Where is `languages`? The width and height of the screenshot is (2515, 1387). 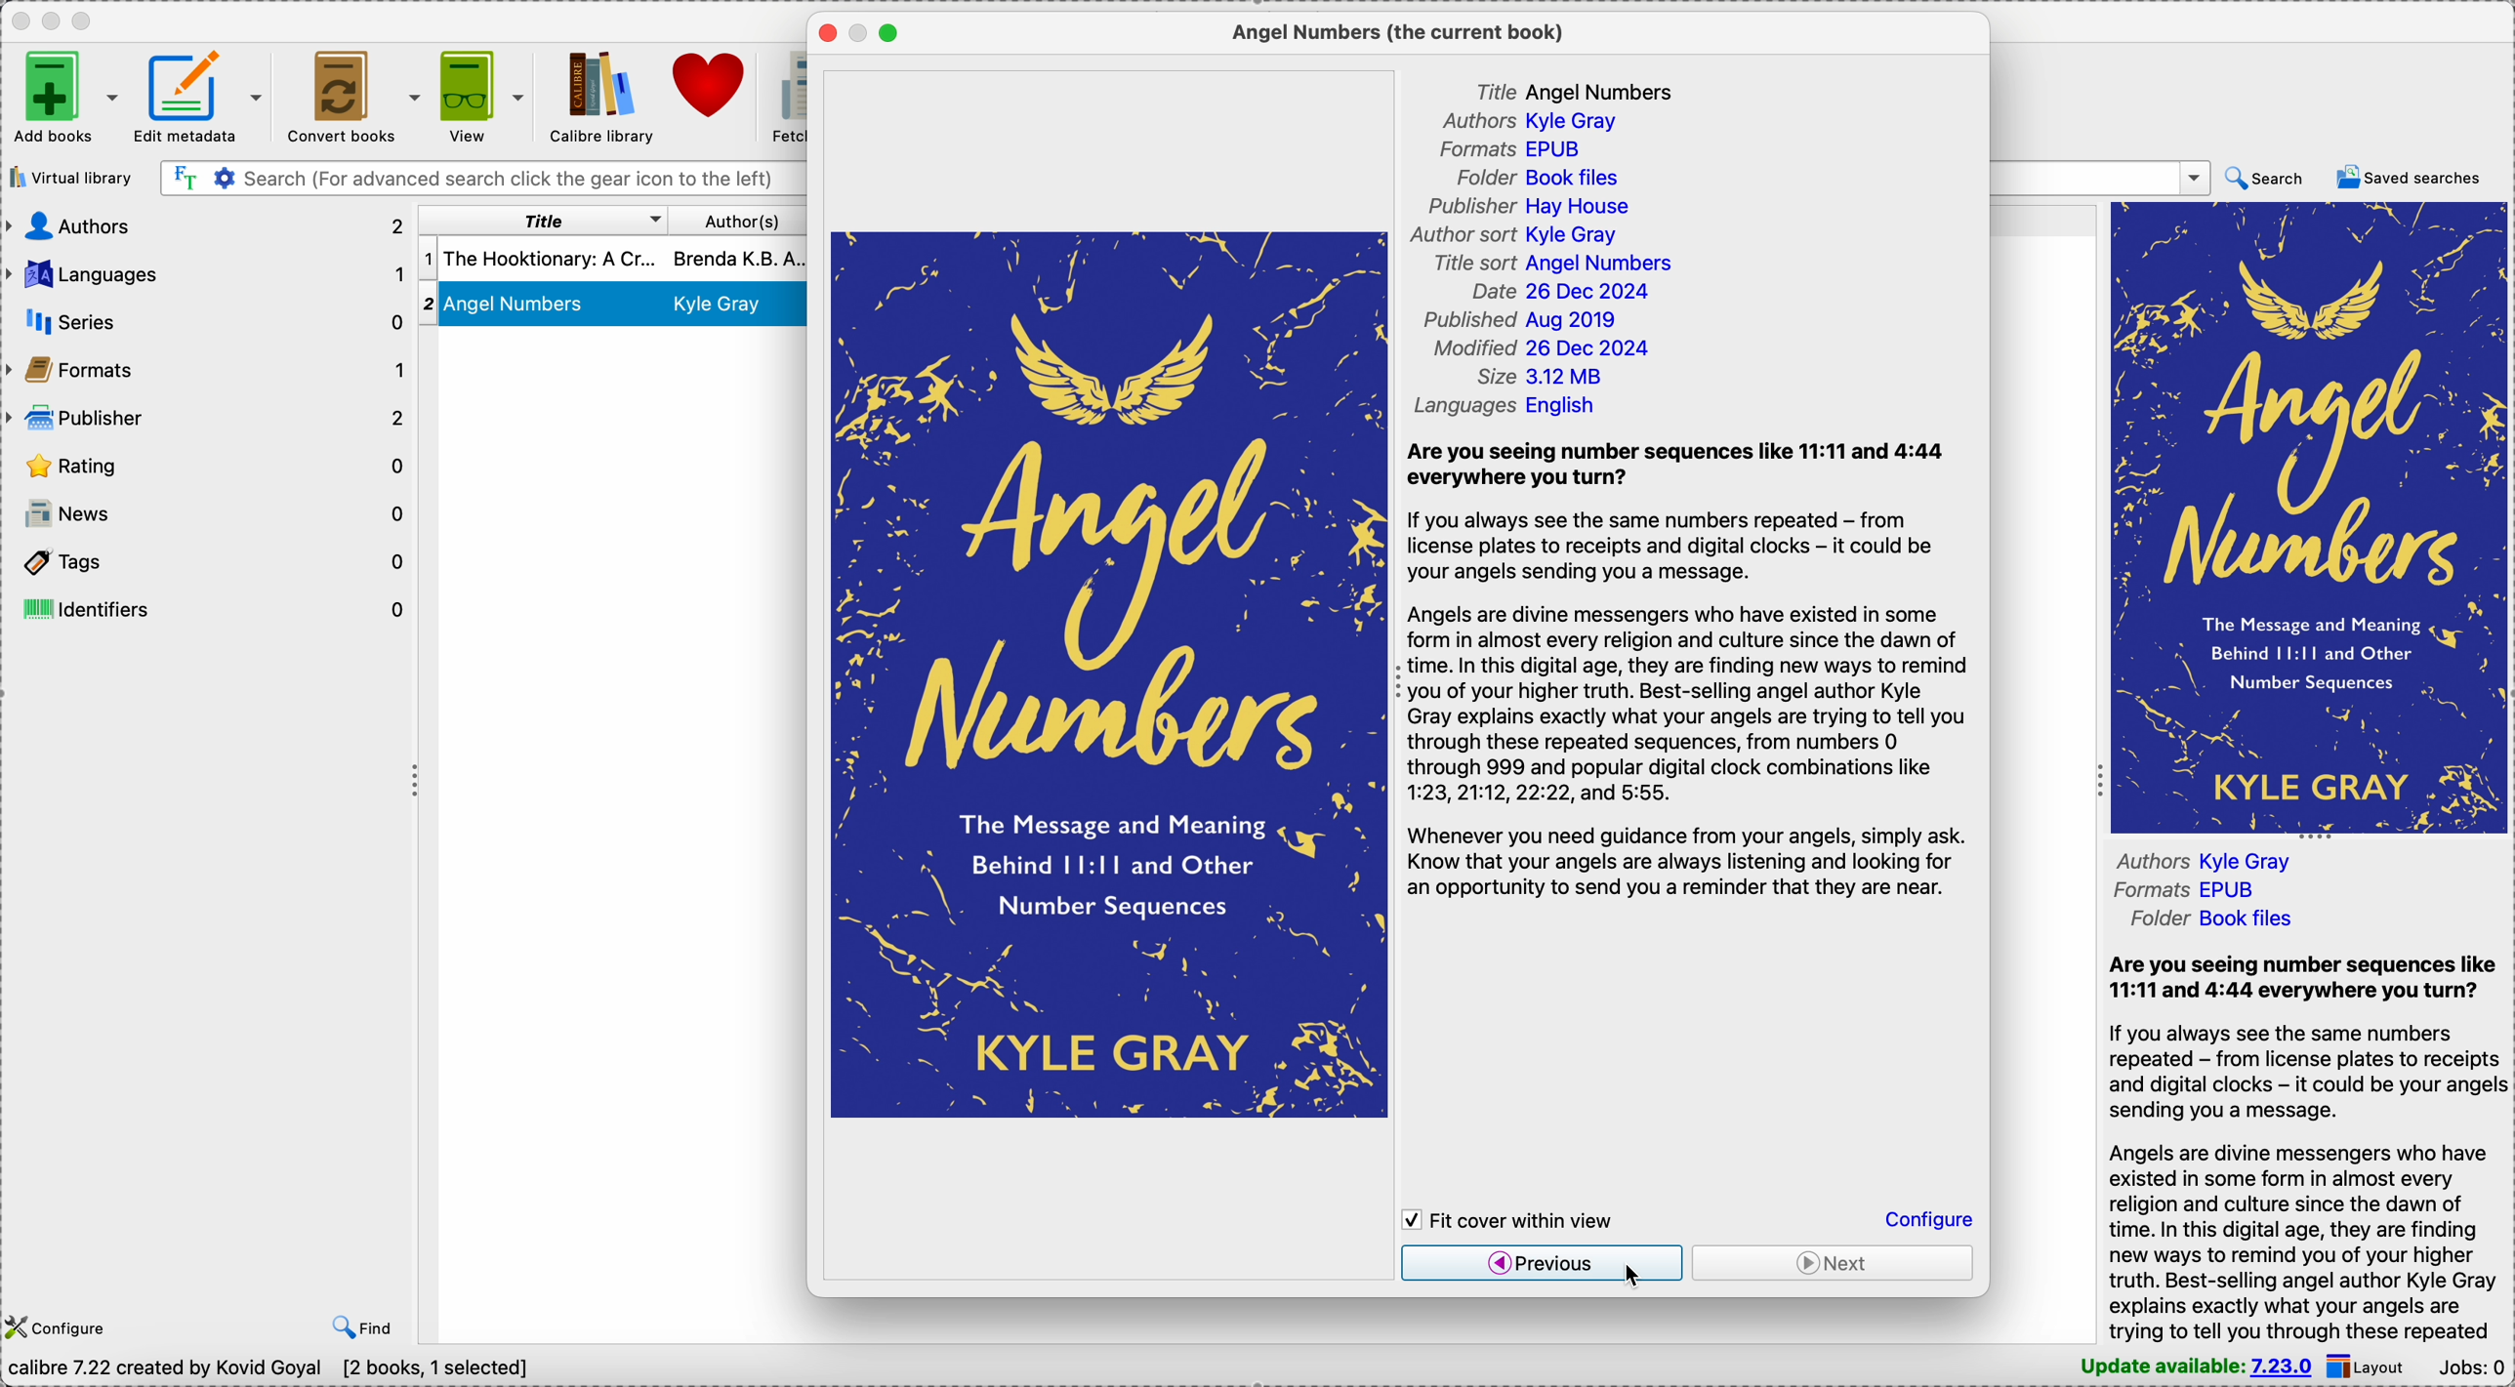 languages is located at coordinates (206, 275).